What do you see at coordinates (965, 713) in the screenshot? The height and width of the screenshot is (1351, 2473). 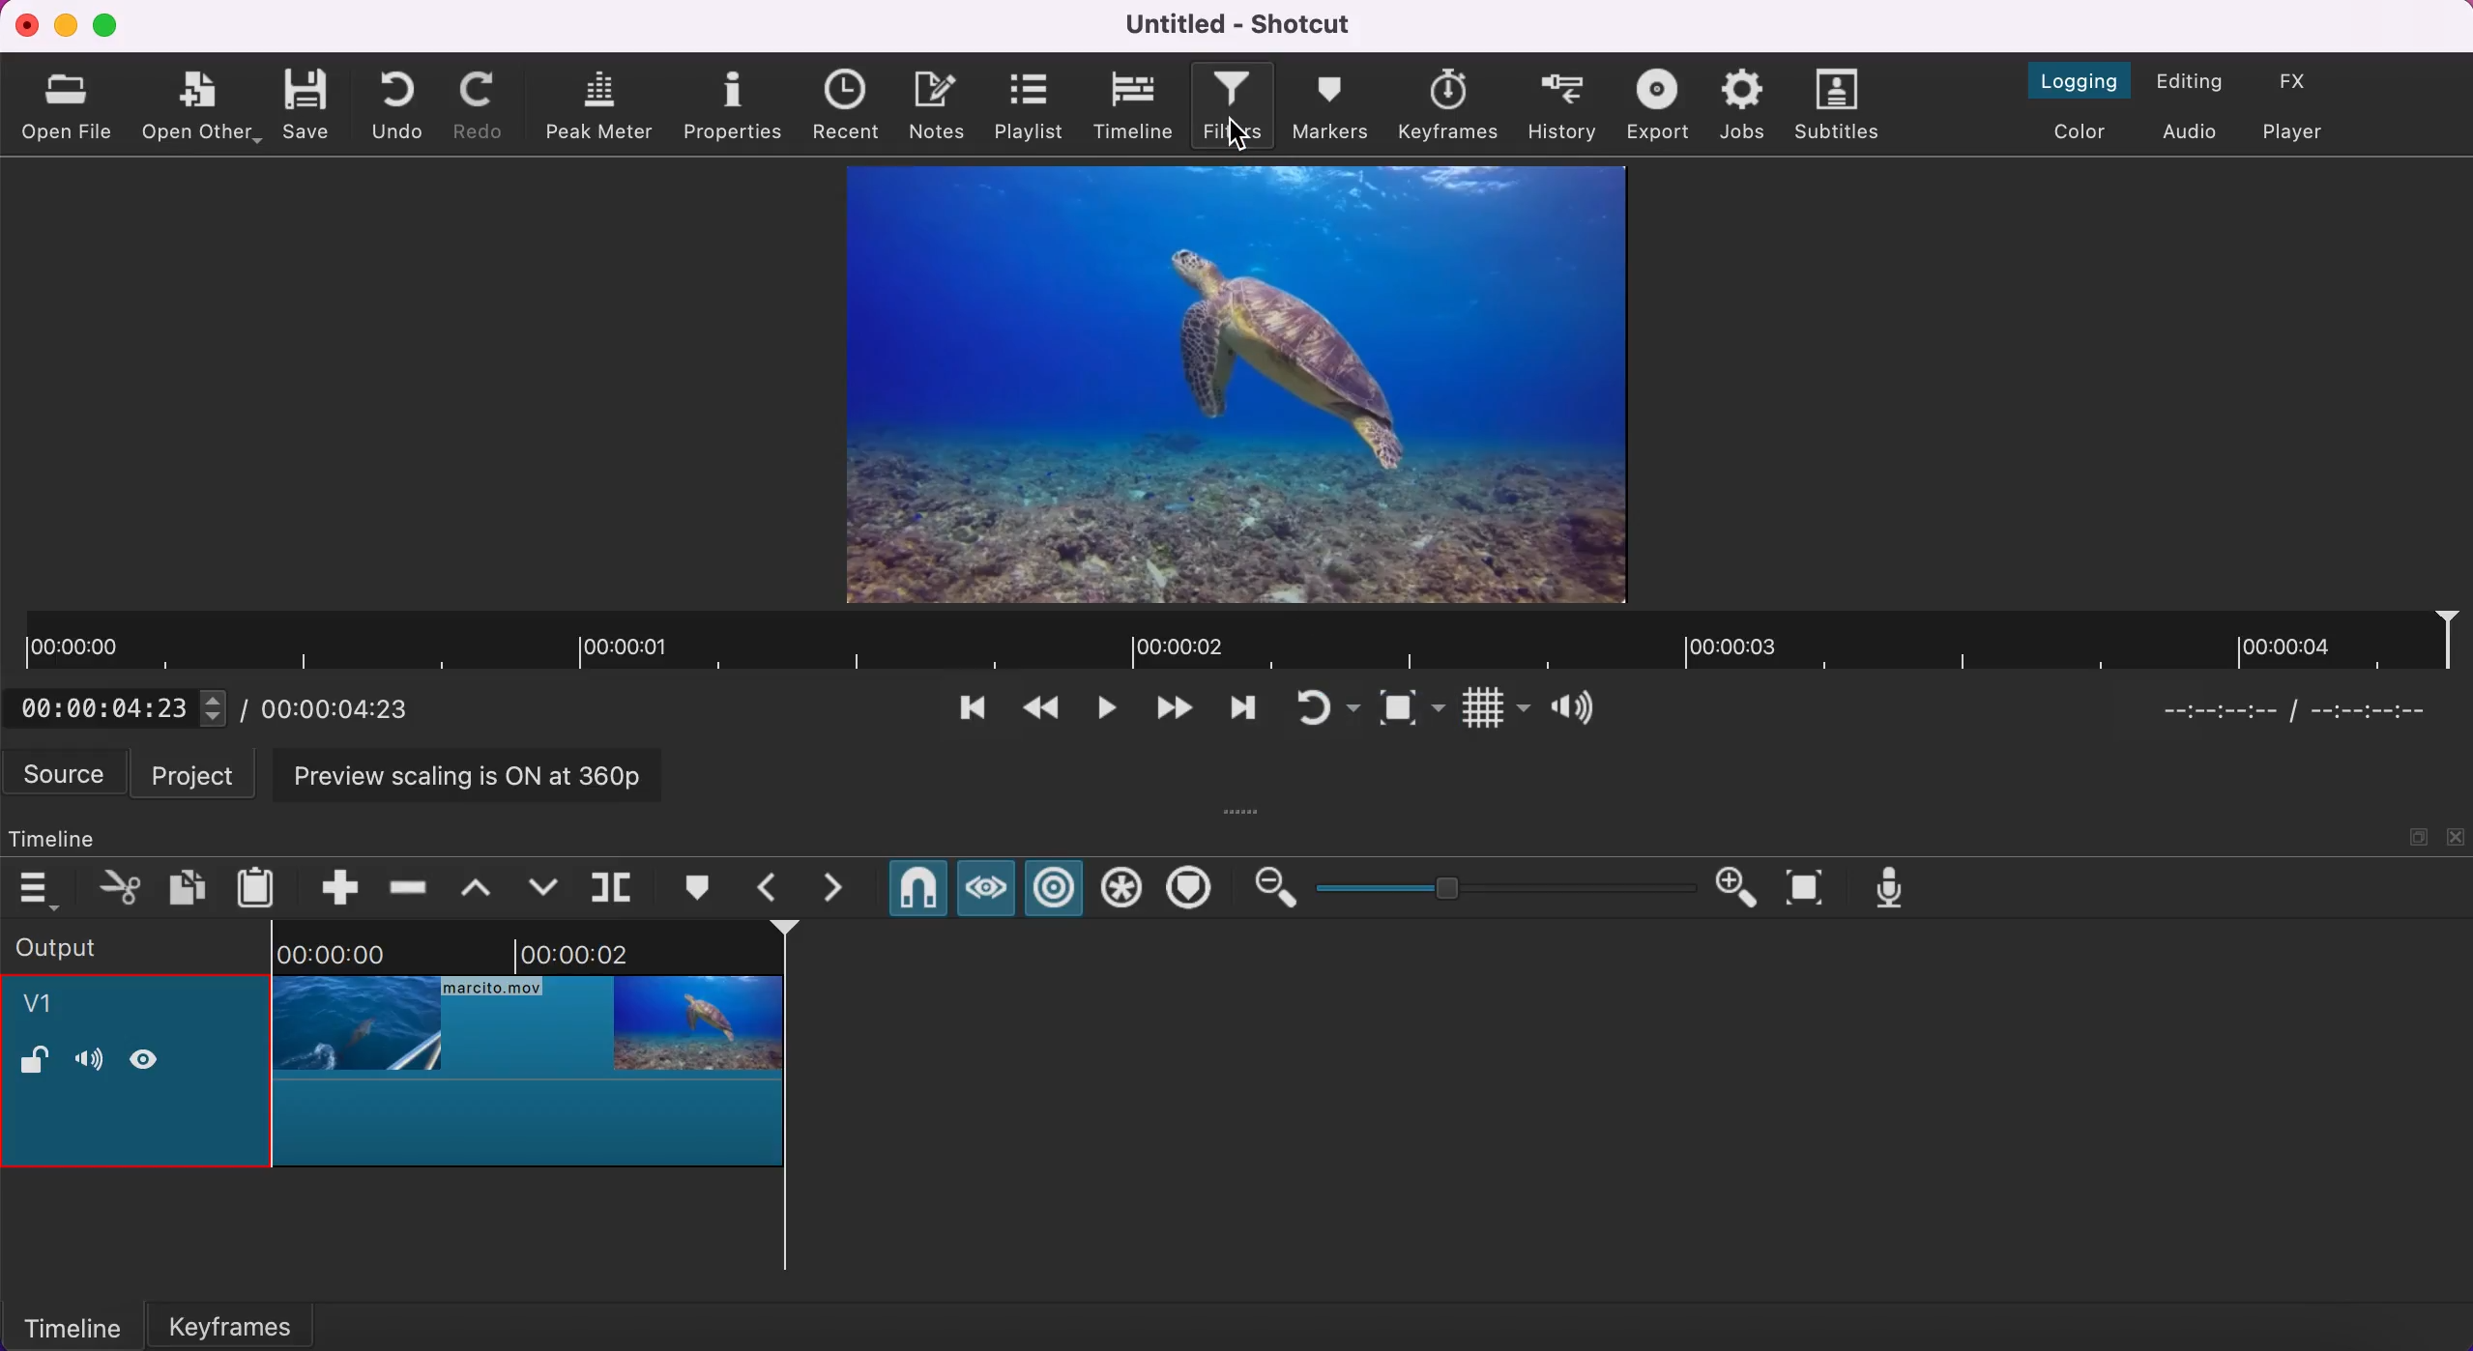 I see `skip to the previous point` at bounding box center [965, 713].